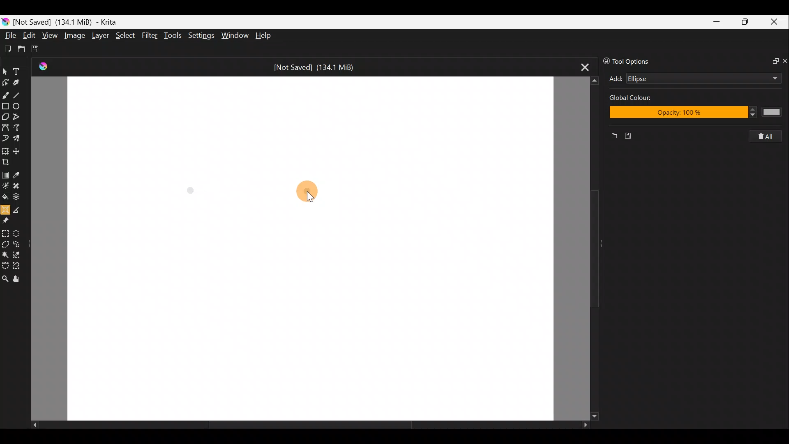 The width and height of the screenshot is (789, 444). What do you see at coordinates (311, 193) in the screenshot?
I see `Cursor on canvas` at bounding box center [311, 193].